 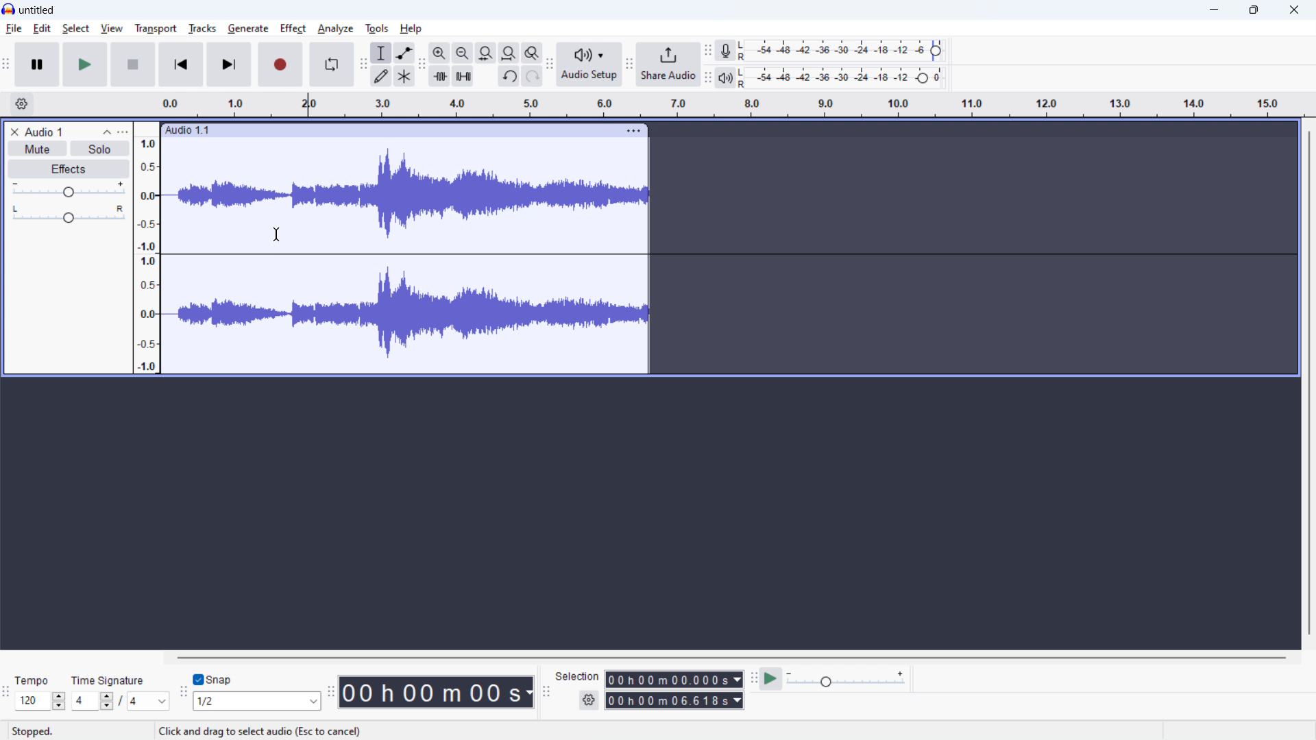 What do you see at coordinates (229, 64) in the screenshot?
I see `skip to end` at bounding box center [229, 64].